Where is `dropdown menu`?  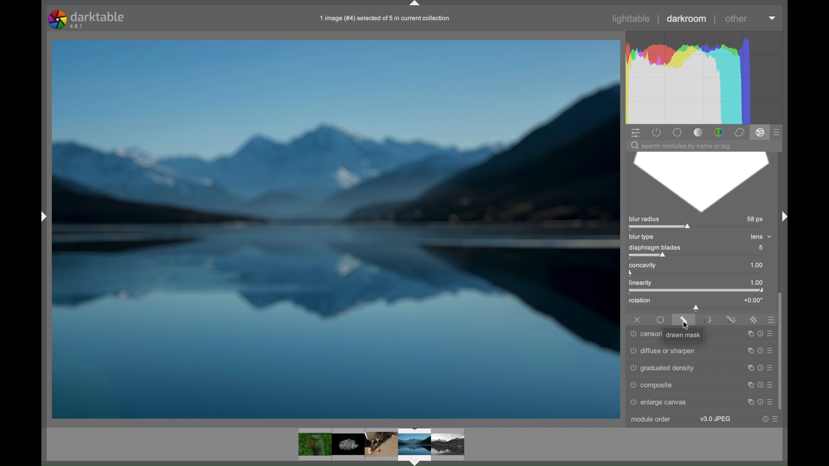 dropdown menu is located at coordinates (773, 19).